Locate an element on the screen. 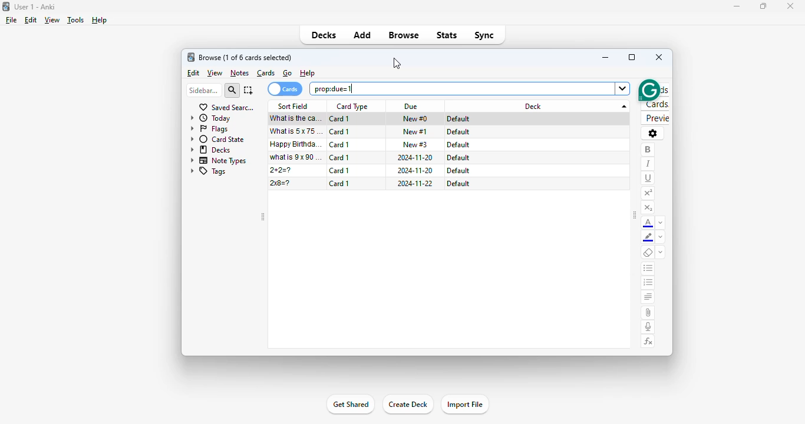  card 1 is located at coordinates (340, 144).